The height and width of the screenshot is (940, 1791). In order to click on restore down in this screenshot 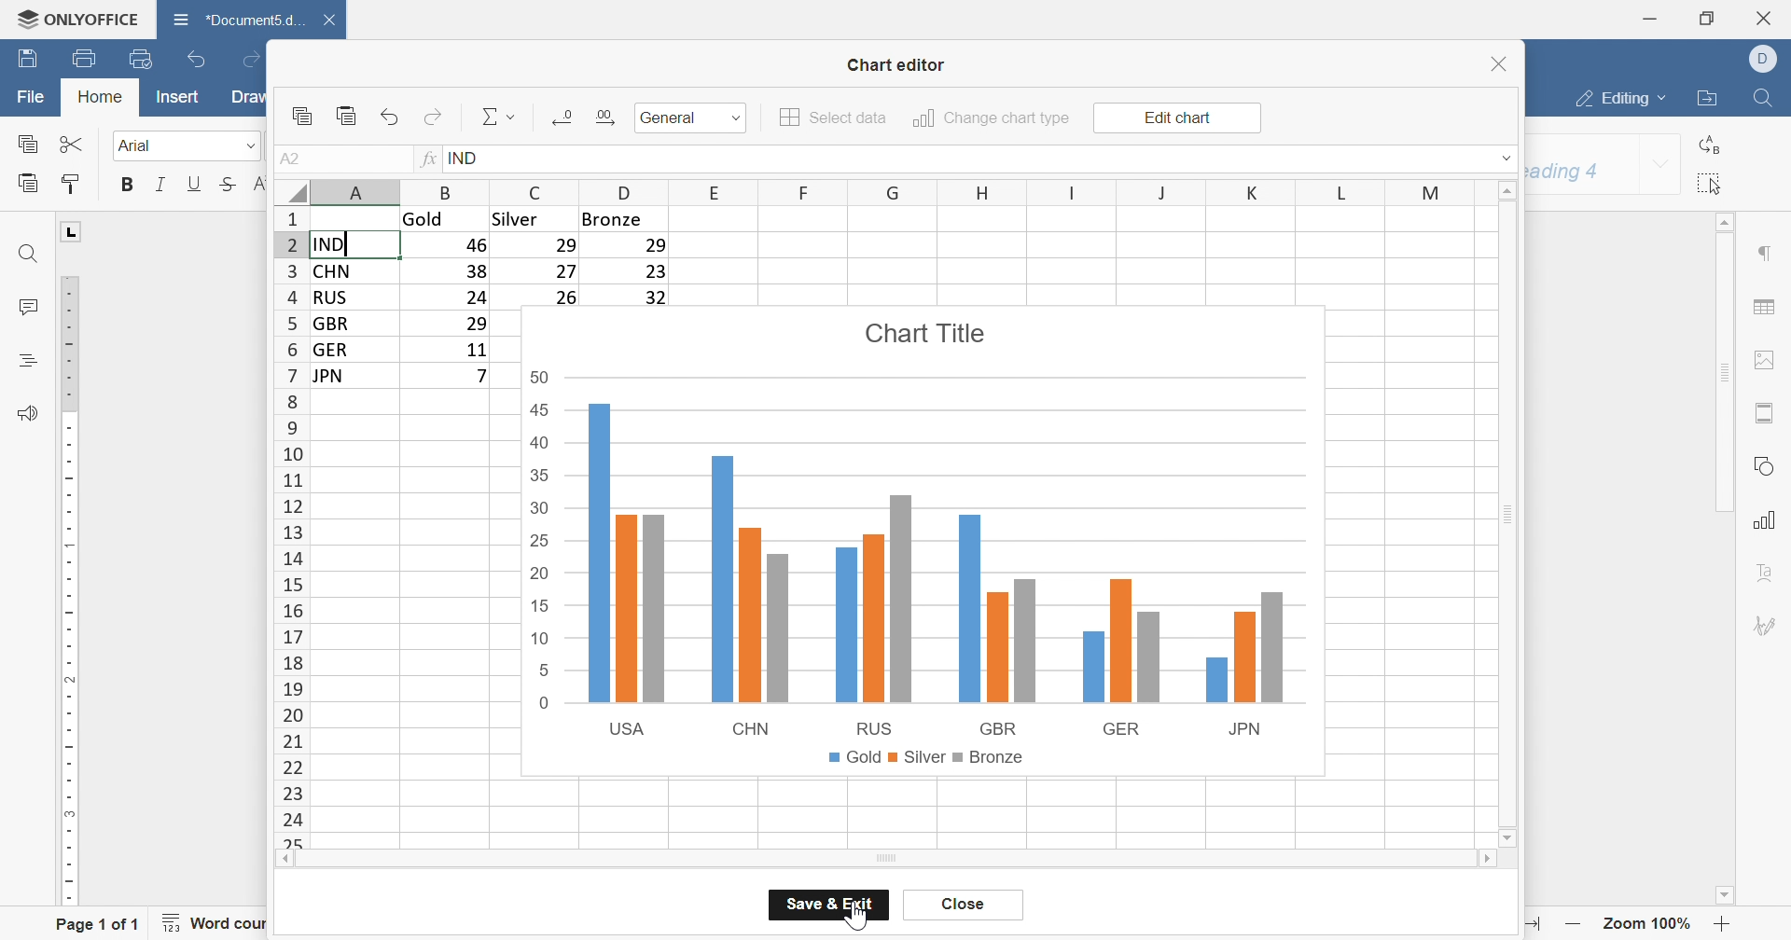, I will do `click(1705, 20)`.